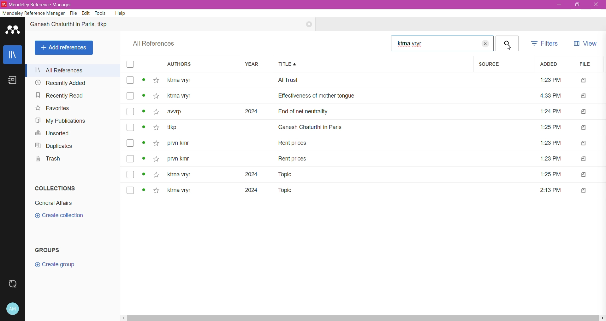  I want to click on file type, so click(584, 144).